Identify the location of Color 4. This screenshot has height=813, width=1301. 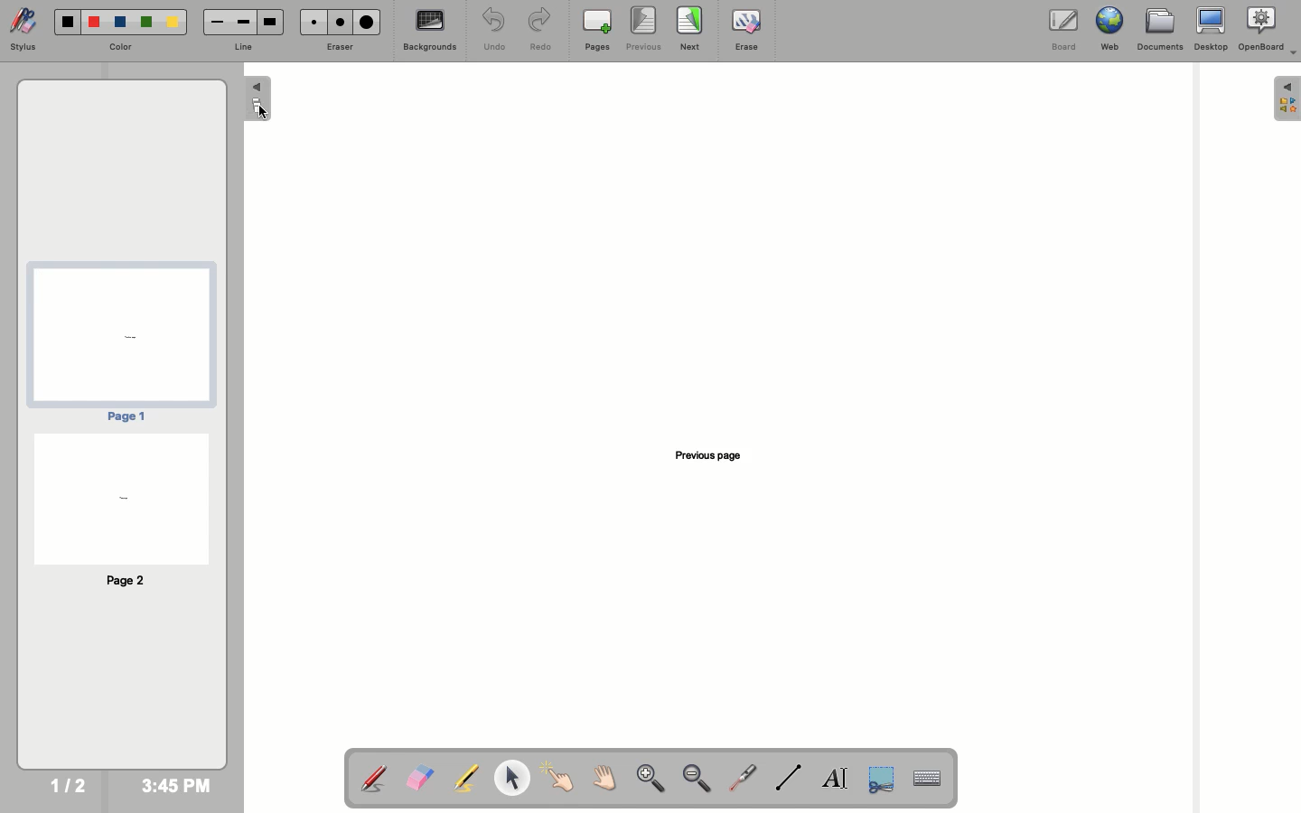
(146, 22).